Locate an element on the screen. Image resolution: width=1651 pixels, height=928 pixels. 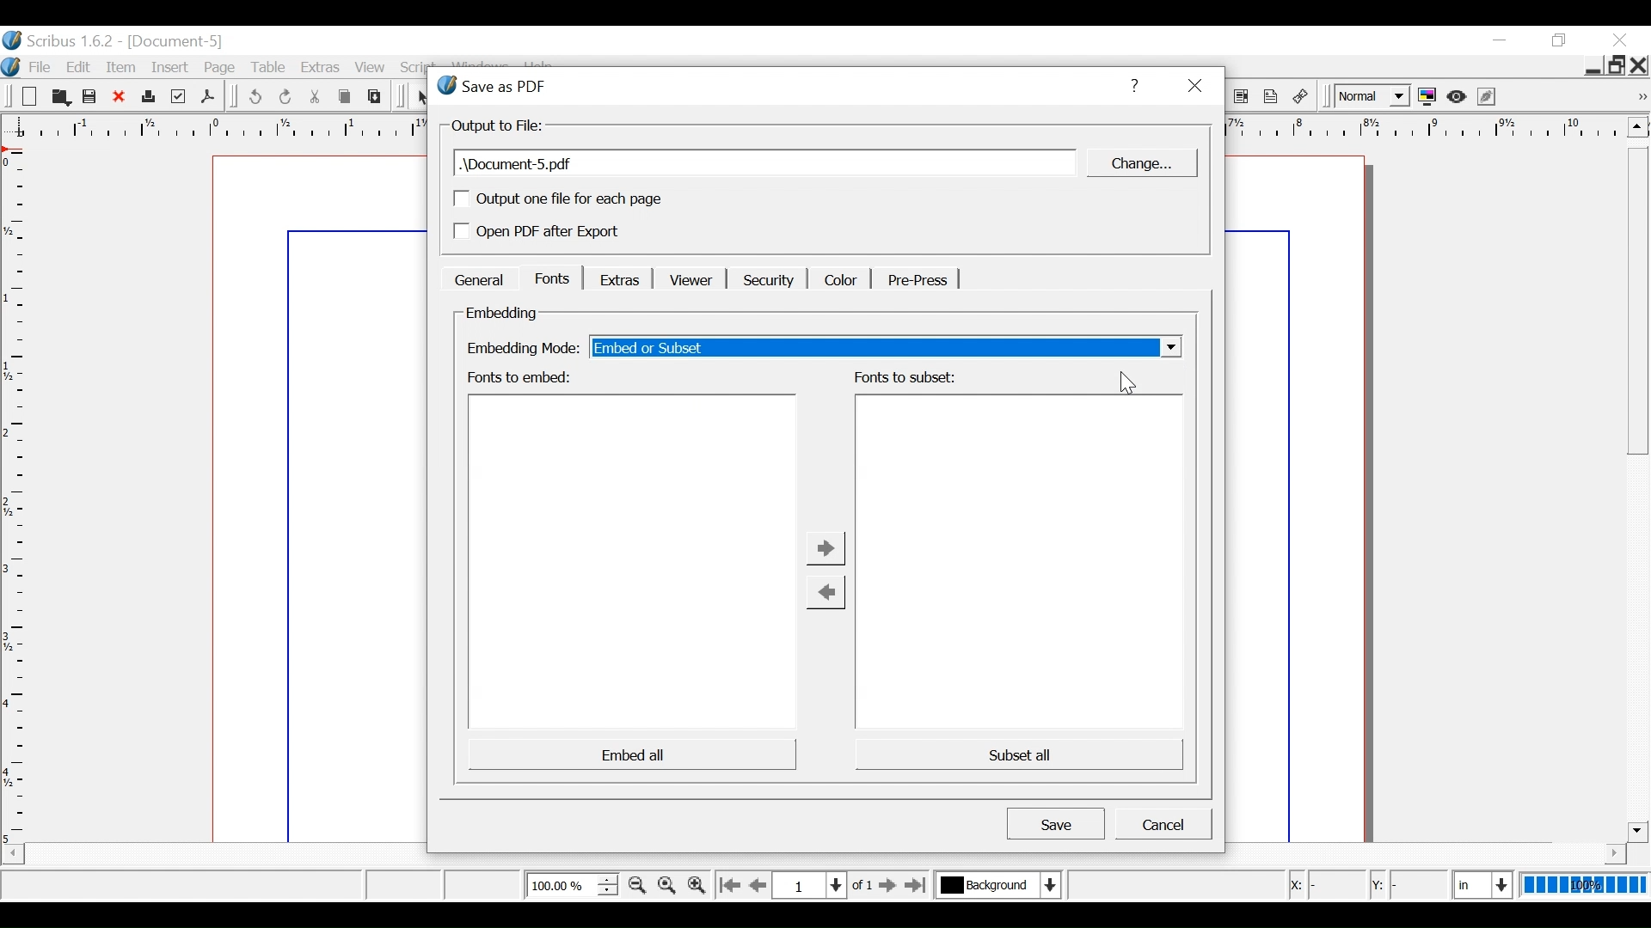
Table is located at coordinates (272, 69).